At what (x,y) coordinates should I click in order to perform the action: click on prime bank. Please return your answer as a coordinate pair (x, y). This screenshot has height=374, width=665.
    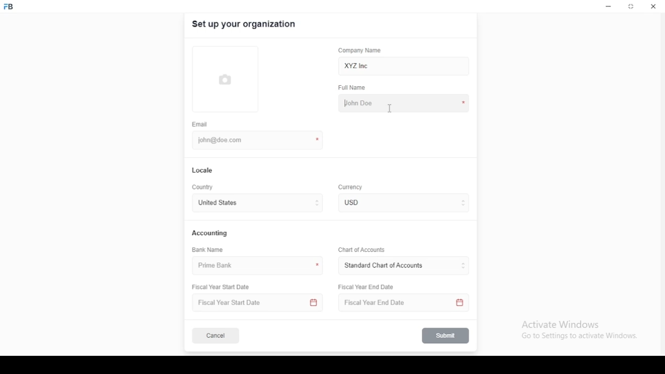
    Looking at the image, I should click on (220, 266).